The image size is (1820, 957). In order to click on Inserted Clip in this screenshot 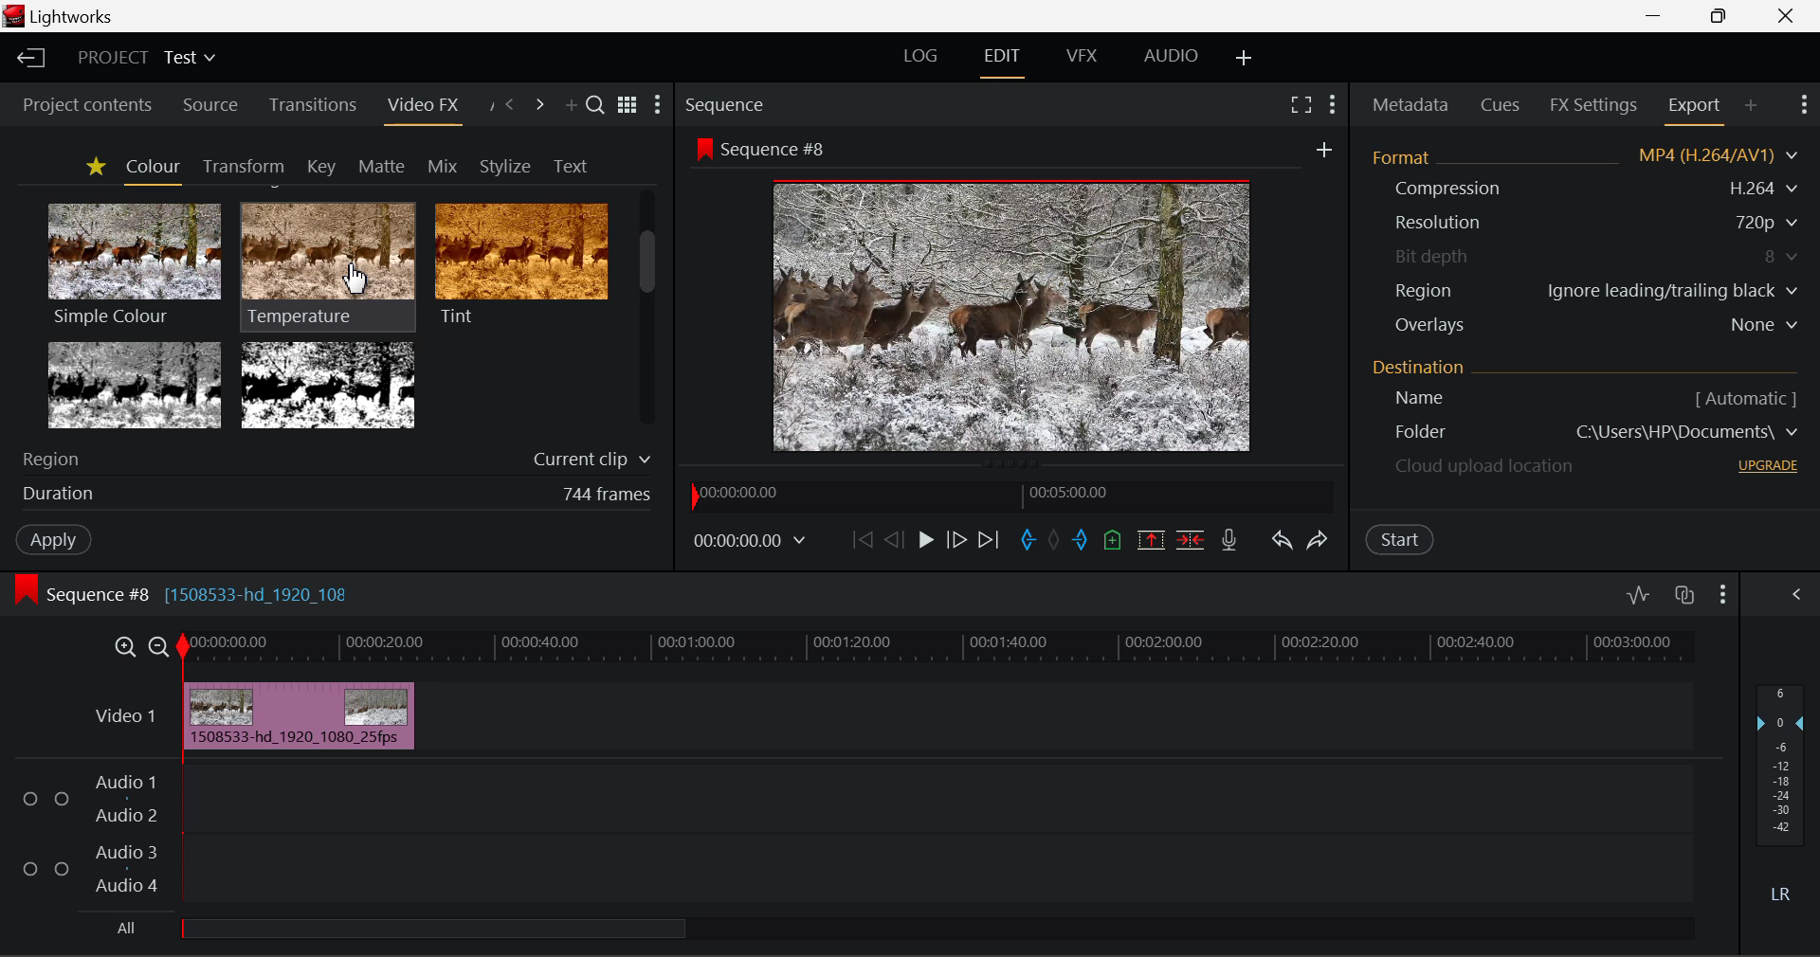, I will do `click(300, 715)`.